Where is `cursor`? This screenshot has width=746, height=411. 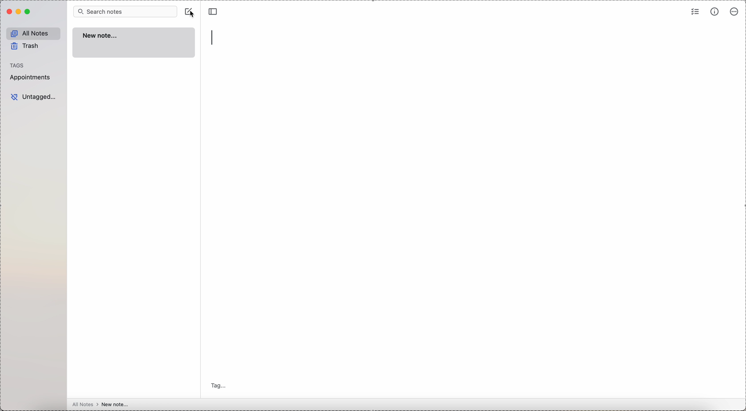 cursor is located at coordinates (195, 15).